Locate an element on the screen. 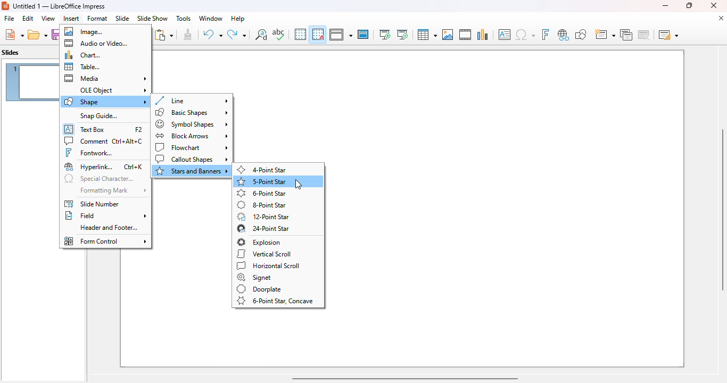 The image size is (727, 383). explosion is located at coordinates (259, 242).